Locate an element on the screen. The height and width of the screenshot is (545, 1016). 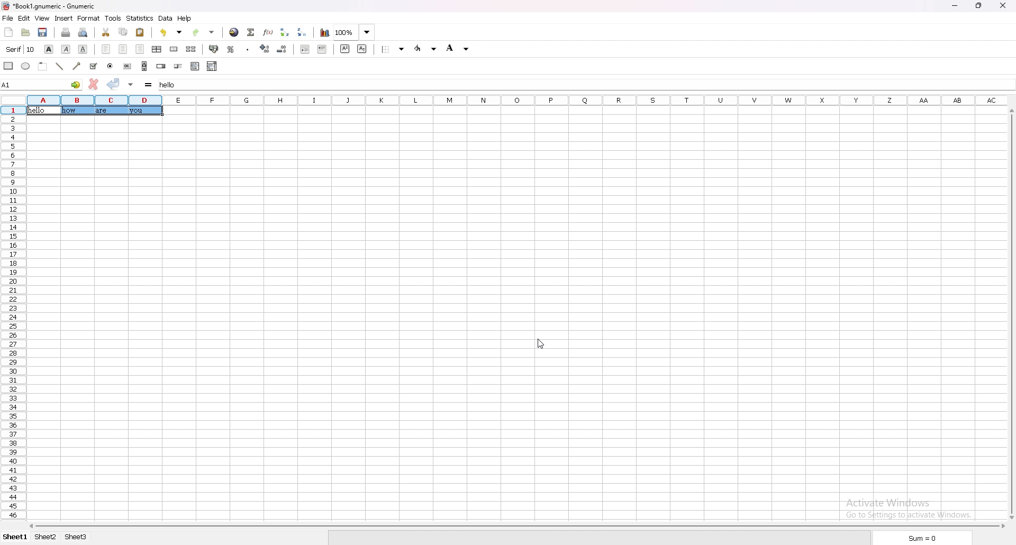
selected cell is located at coordinates (41, 84).